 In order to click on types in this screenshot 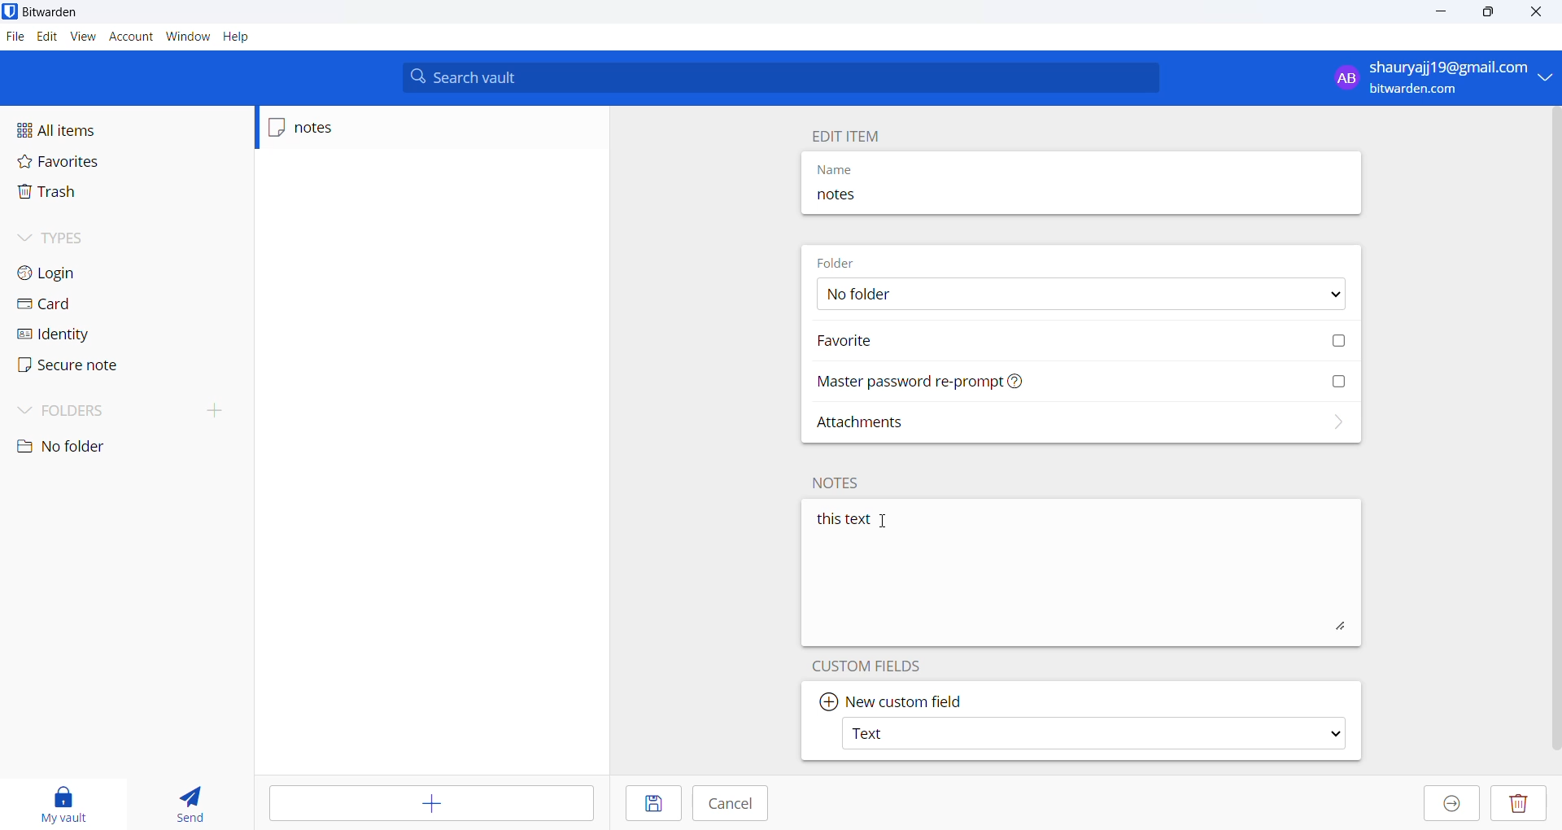, I will do `click(74, 238)`.